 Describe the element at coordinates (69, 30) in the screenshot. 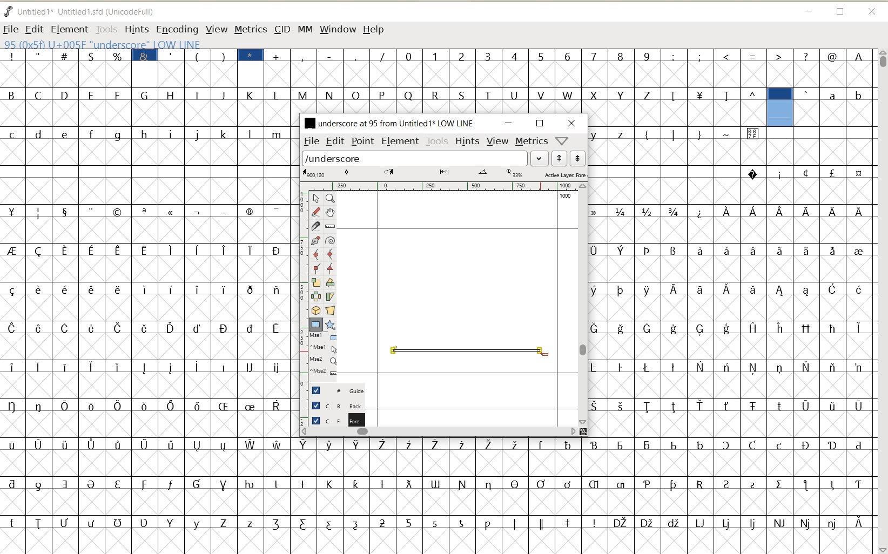

I see `ELEMENT` at that location.